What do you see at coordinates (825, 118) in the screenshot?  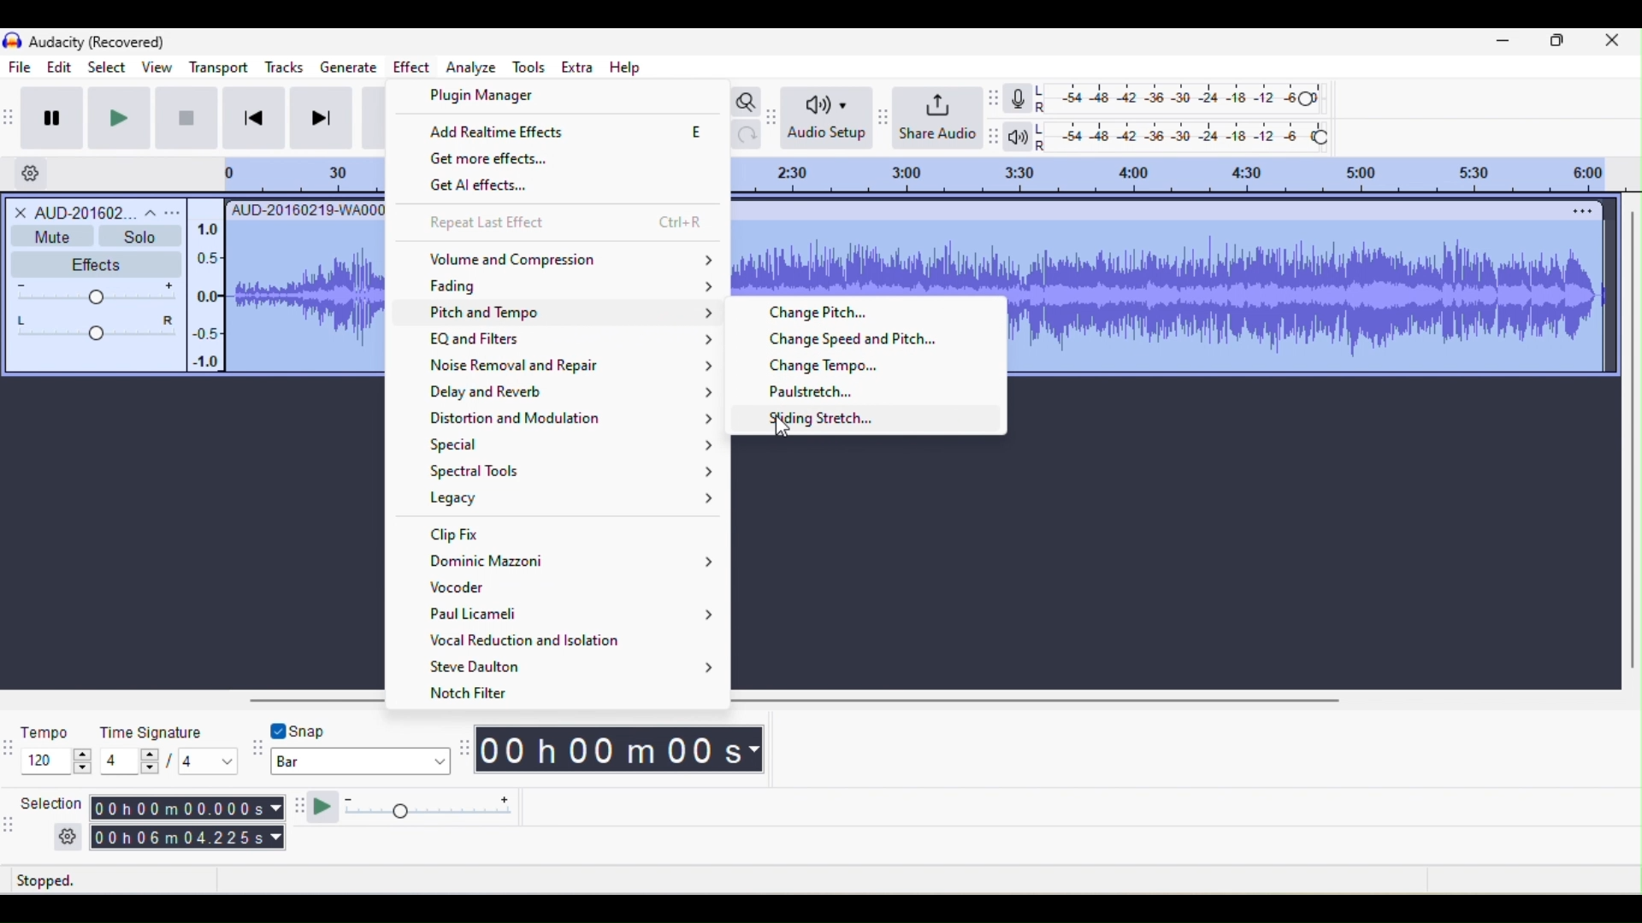 I see `audio setup` at bounding box center [825, 118].